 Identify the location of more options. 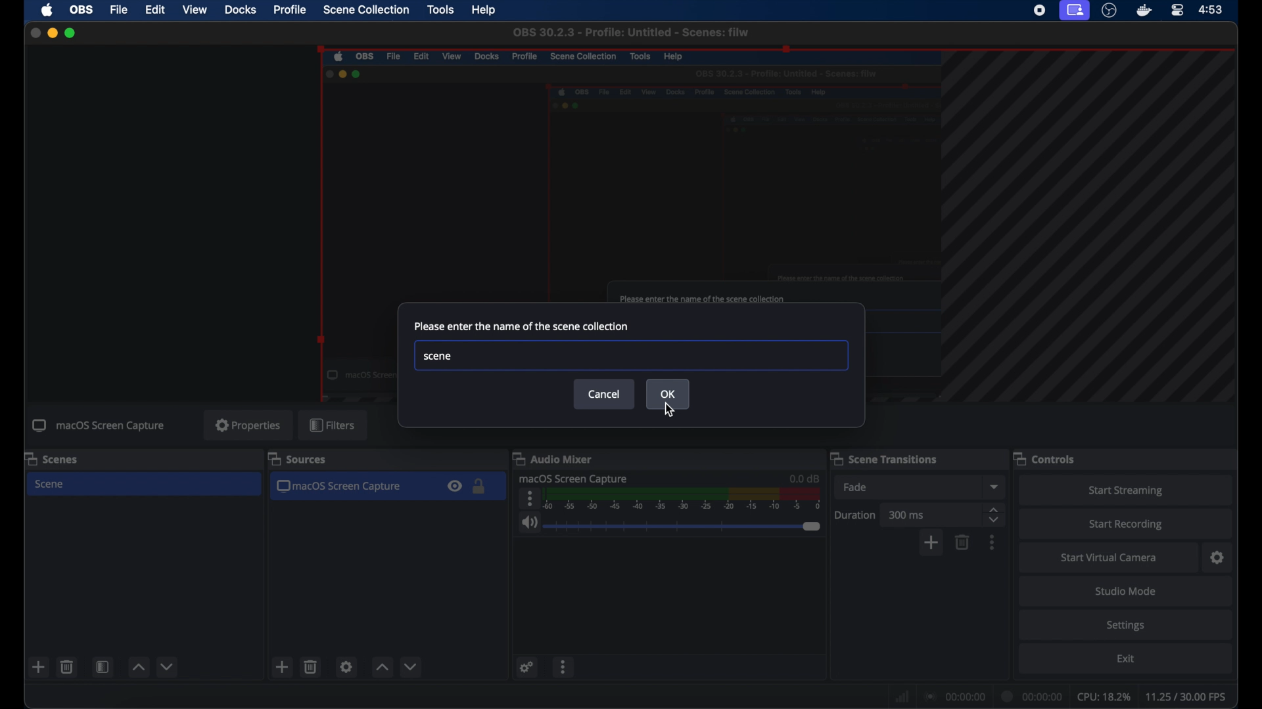
(528, 499).